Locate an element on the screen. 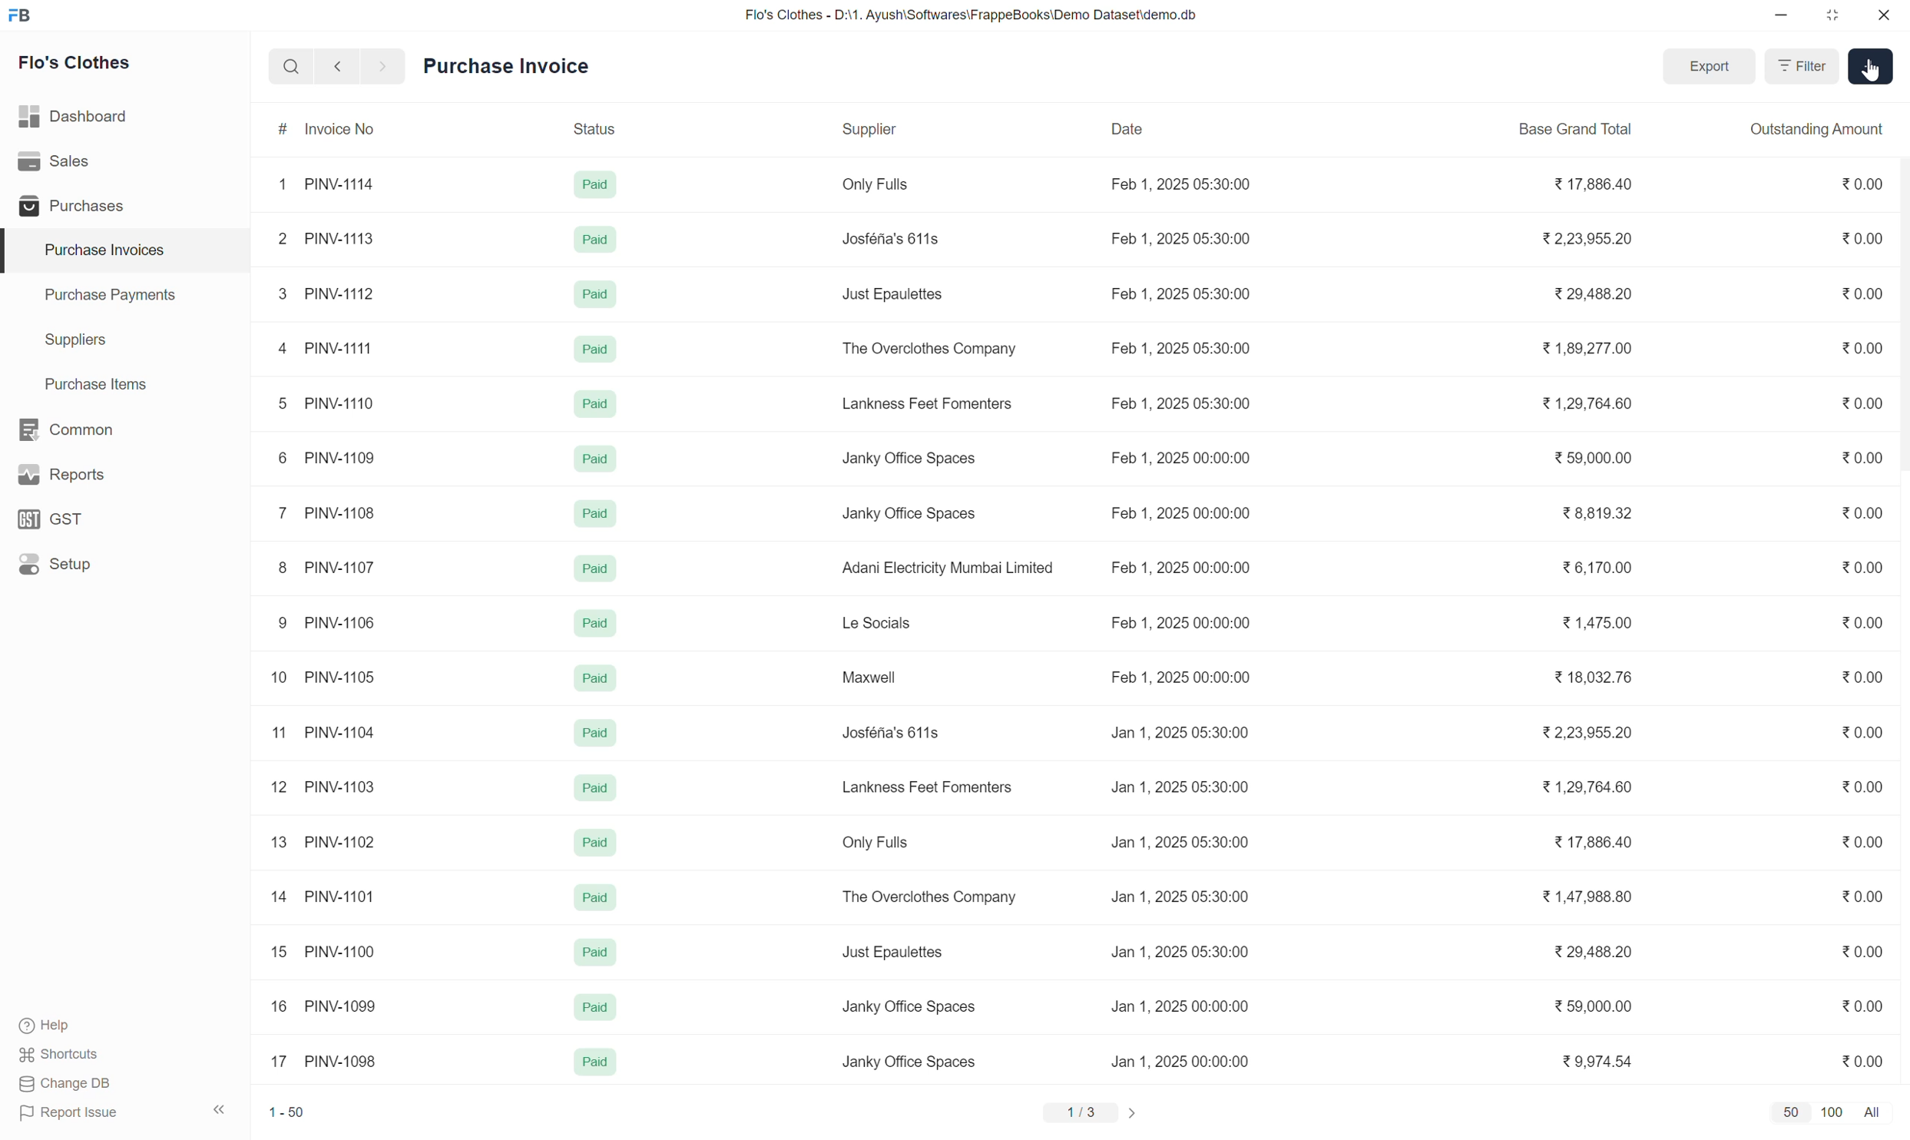 This screenshot has height=1140, width=1910. Lankness Feet Fomenters is located at coordinates (928, 403).